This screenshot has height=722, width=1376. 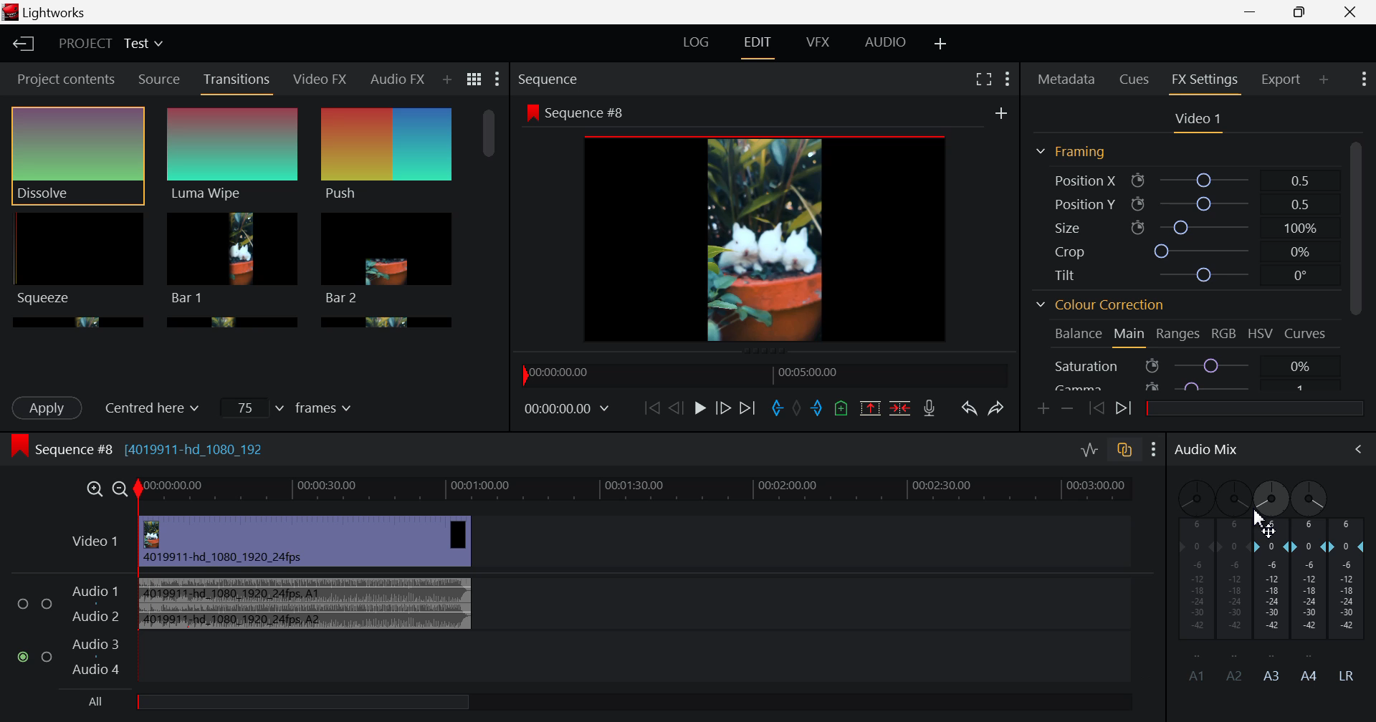 What do you see at coordinates (1207, 82) in the screenshot?
I see `FX Settings Open` at bounding box center [1207, 82].